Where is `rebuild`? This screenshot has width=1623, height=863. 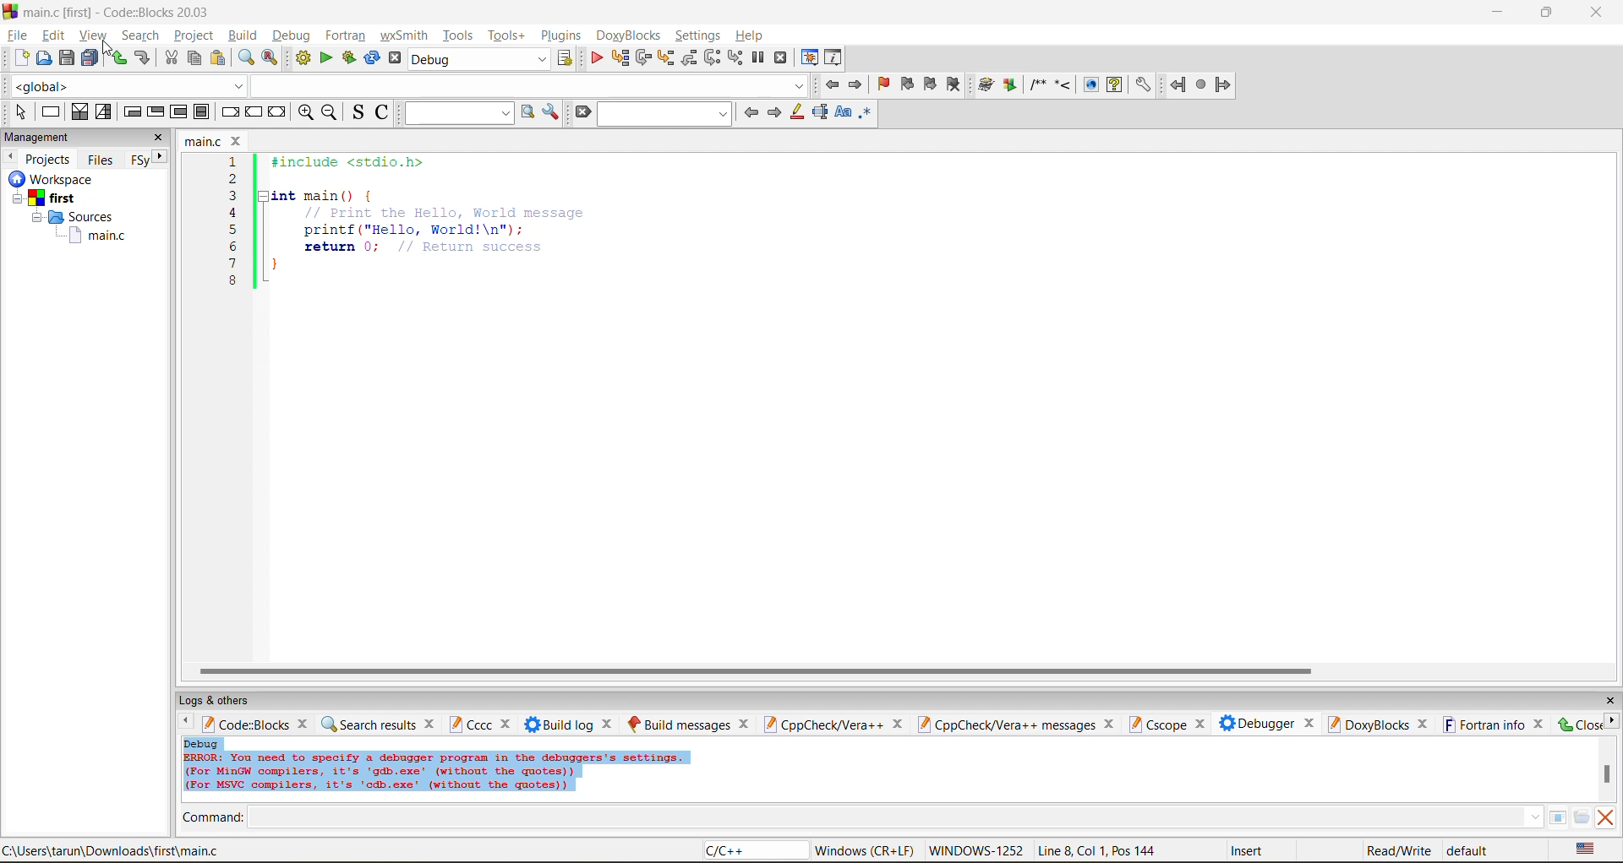
rebuild is located at coordinates (372, 58).